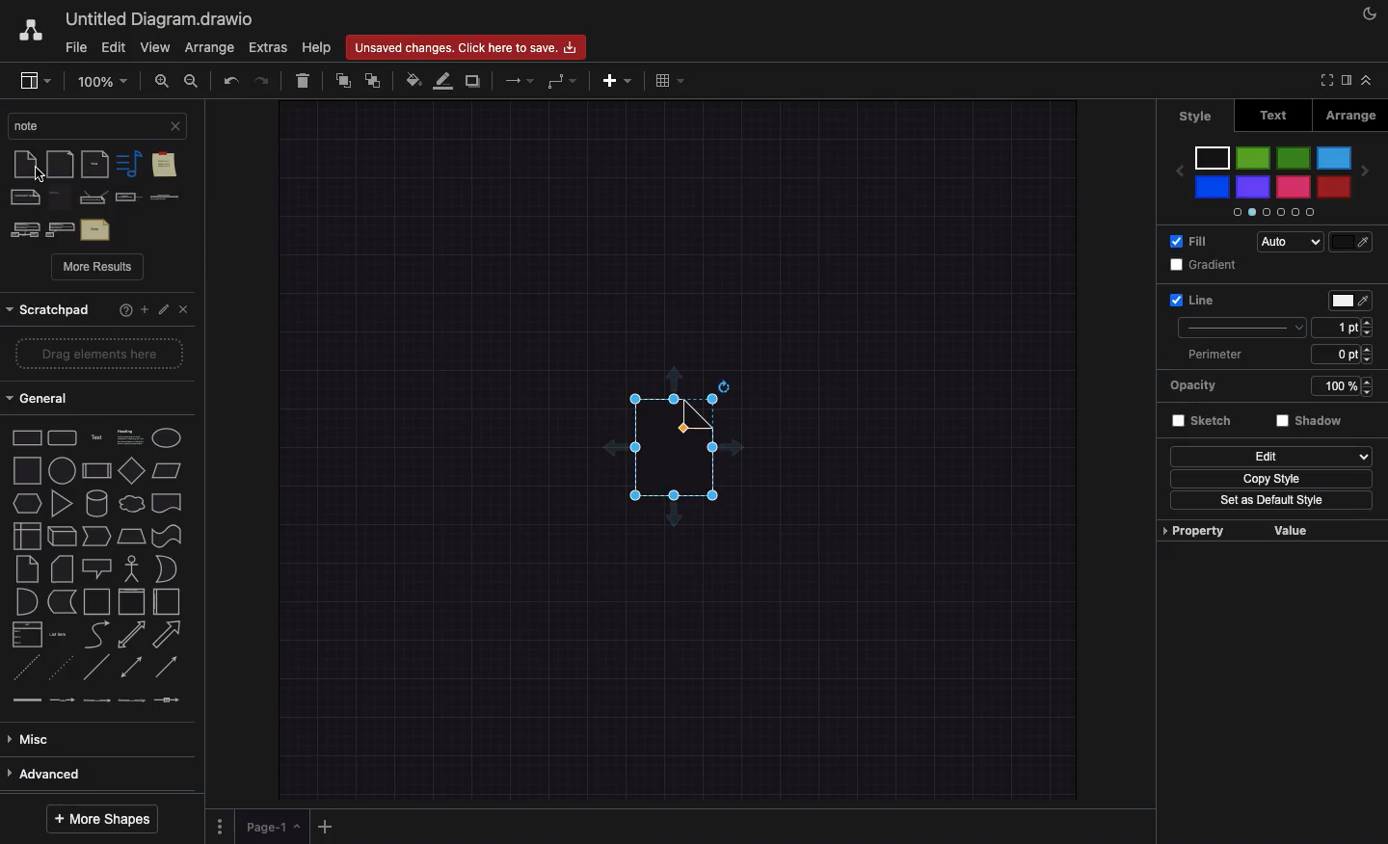 This screenshot has height=844, width=1388. I want to click on decrease opacity, so click(1367, 394).